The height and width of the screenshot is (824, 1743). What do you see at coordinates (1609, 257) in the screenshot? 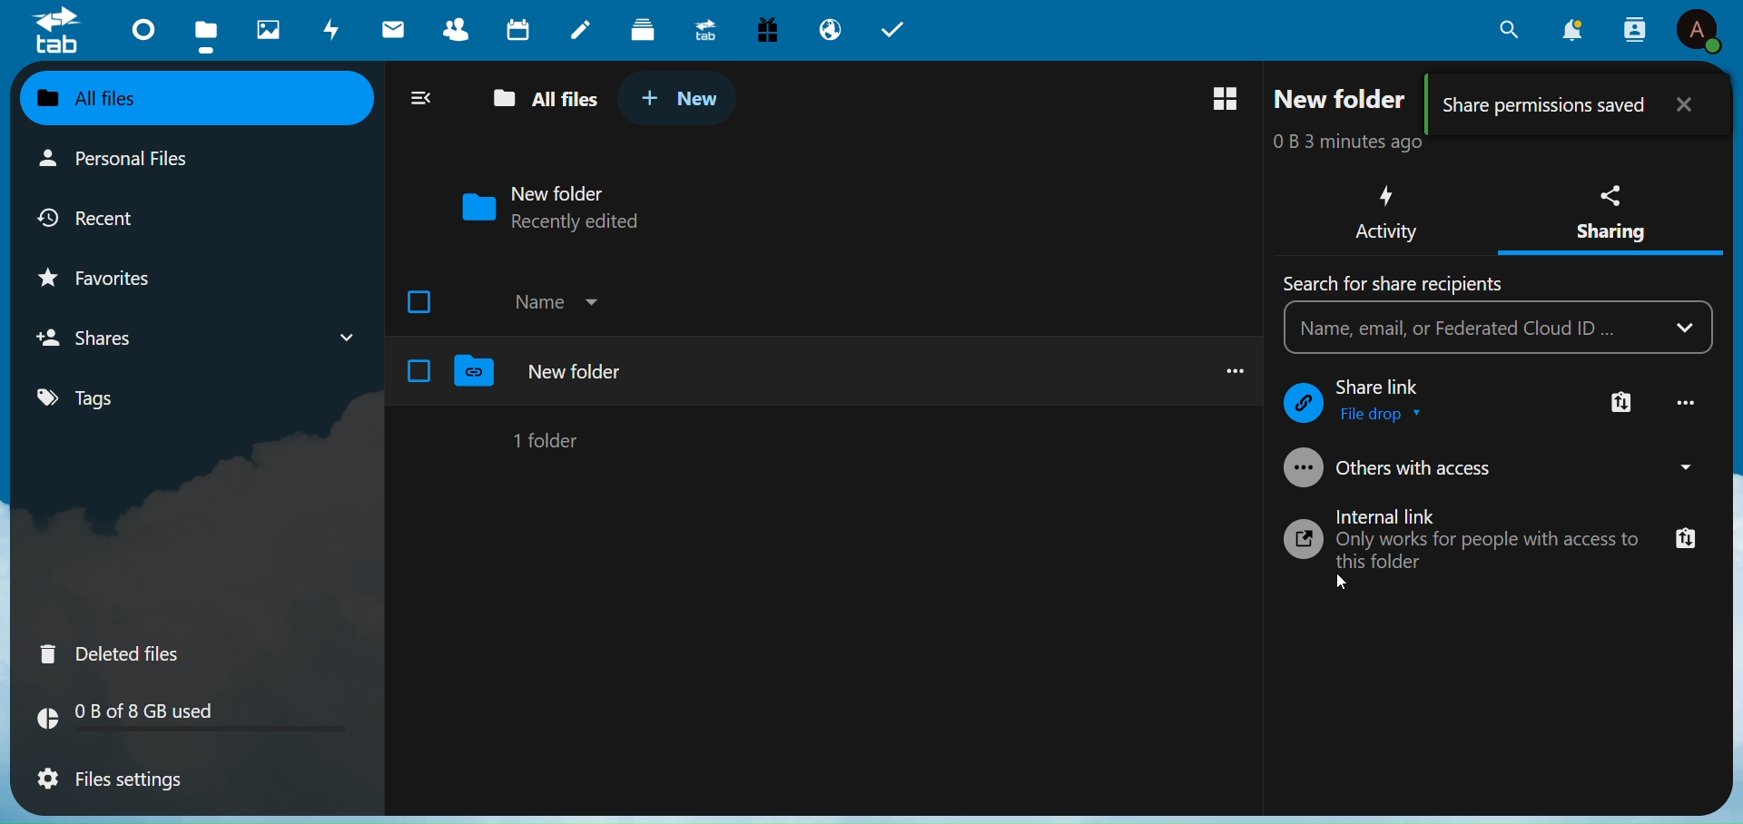
I see `Sharing selected` at bounding box center [1609, 257].